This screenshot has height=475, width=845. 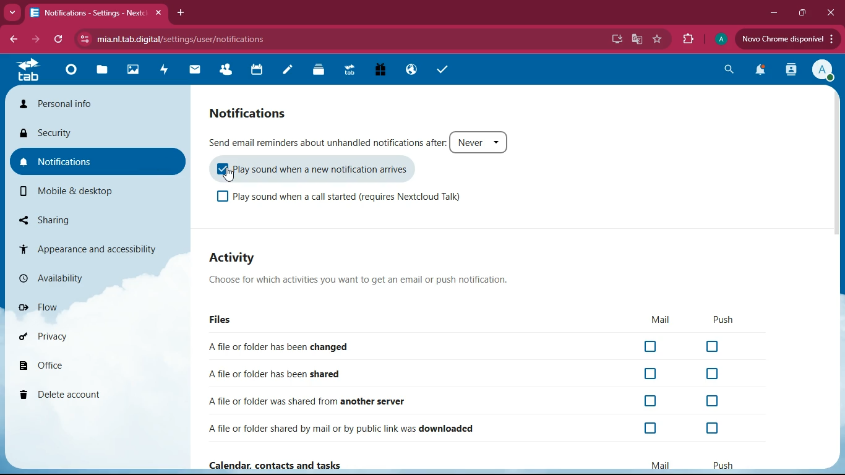 What do you see at coordinates (652, 401) in the screenshot?
I see `off` at bounding box center [652, 401].